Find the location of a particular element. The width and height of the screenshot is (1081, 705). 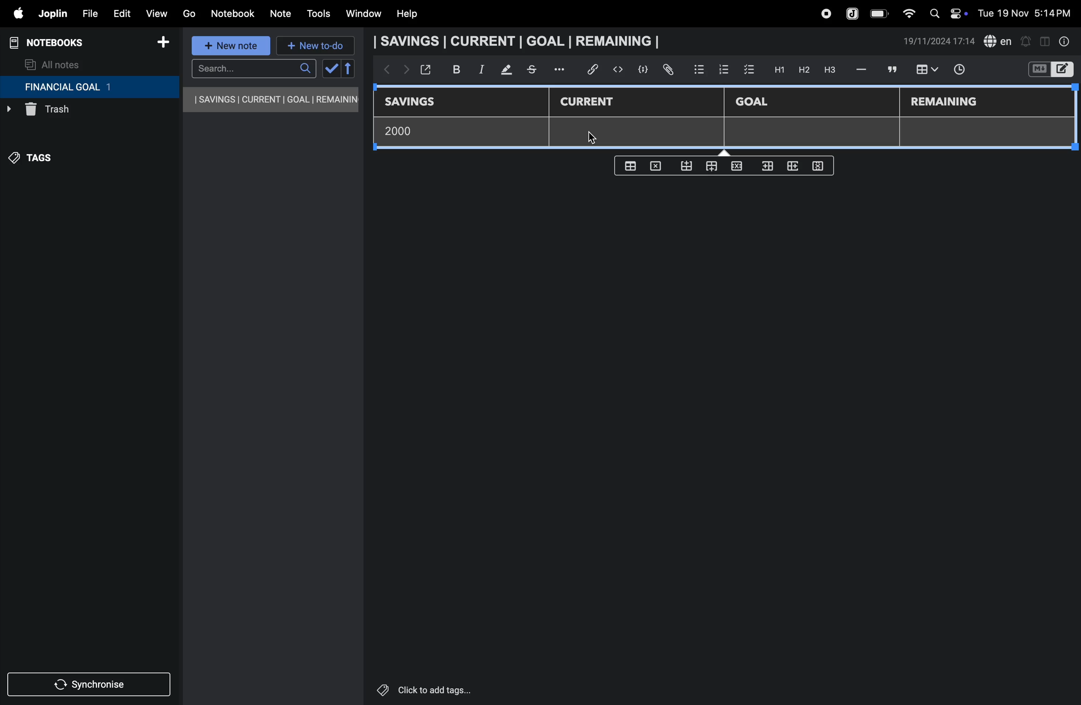

numbered list is located at coordinates (723, 69).